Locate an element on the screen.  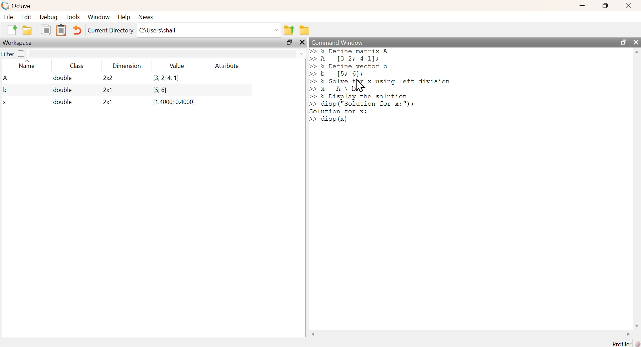
[5: 6] is located at coordinates (158, 90).